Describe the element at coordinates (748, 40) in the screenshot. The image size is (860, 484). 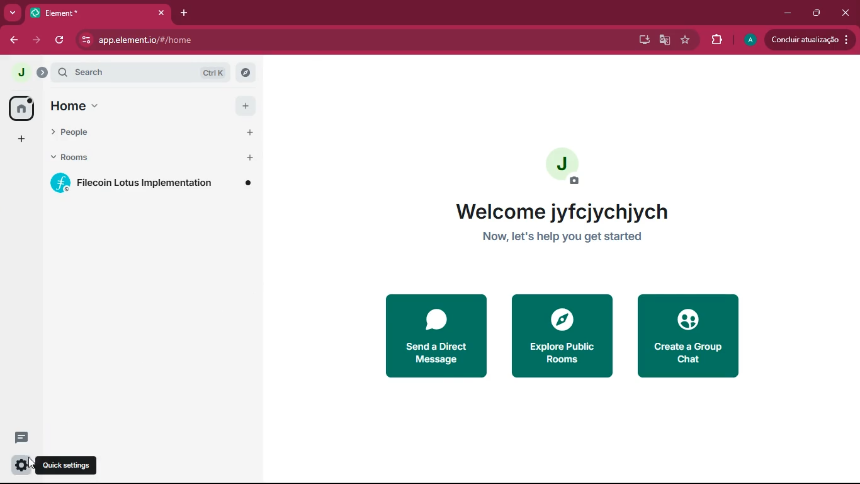
I see `profile` at that location.